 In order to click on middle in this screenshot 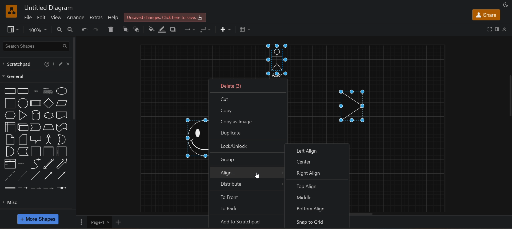, I will do `click(319, 197)`.